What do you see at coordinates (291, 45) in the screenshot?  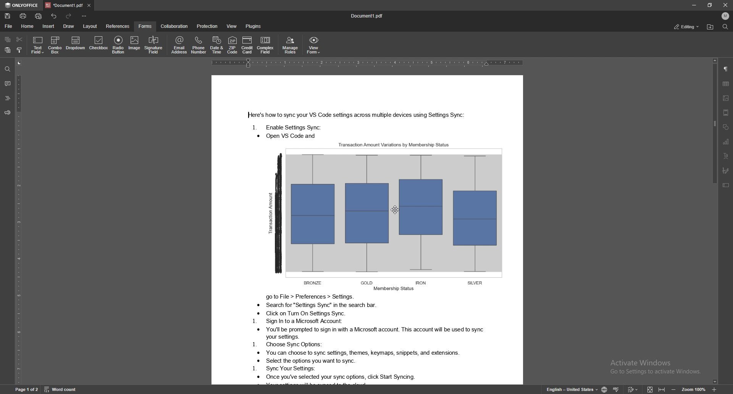 I see `manage roles` at bounding box center [291, 45].